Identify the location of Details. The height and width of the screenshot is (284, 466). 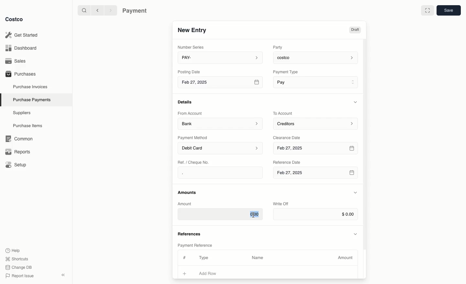
(187, 102).